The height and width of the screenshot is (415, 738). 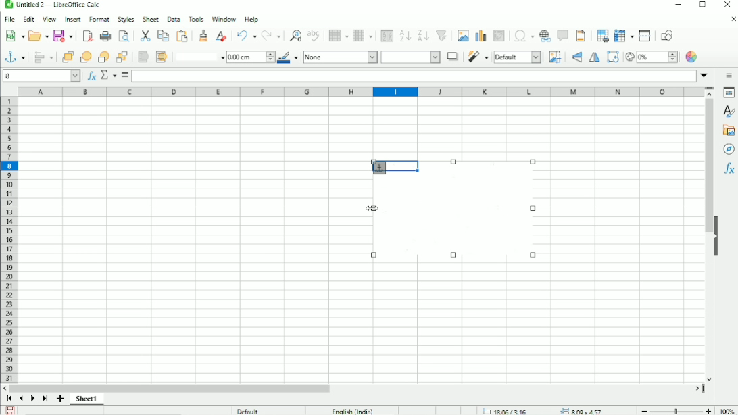 What do you see at coordinates (160, 57) in the screenshot?
I see `To background` at bounding box center [160, 57].